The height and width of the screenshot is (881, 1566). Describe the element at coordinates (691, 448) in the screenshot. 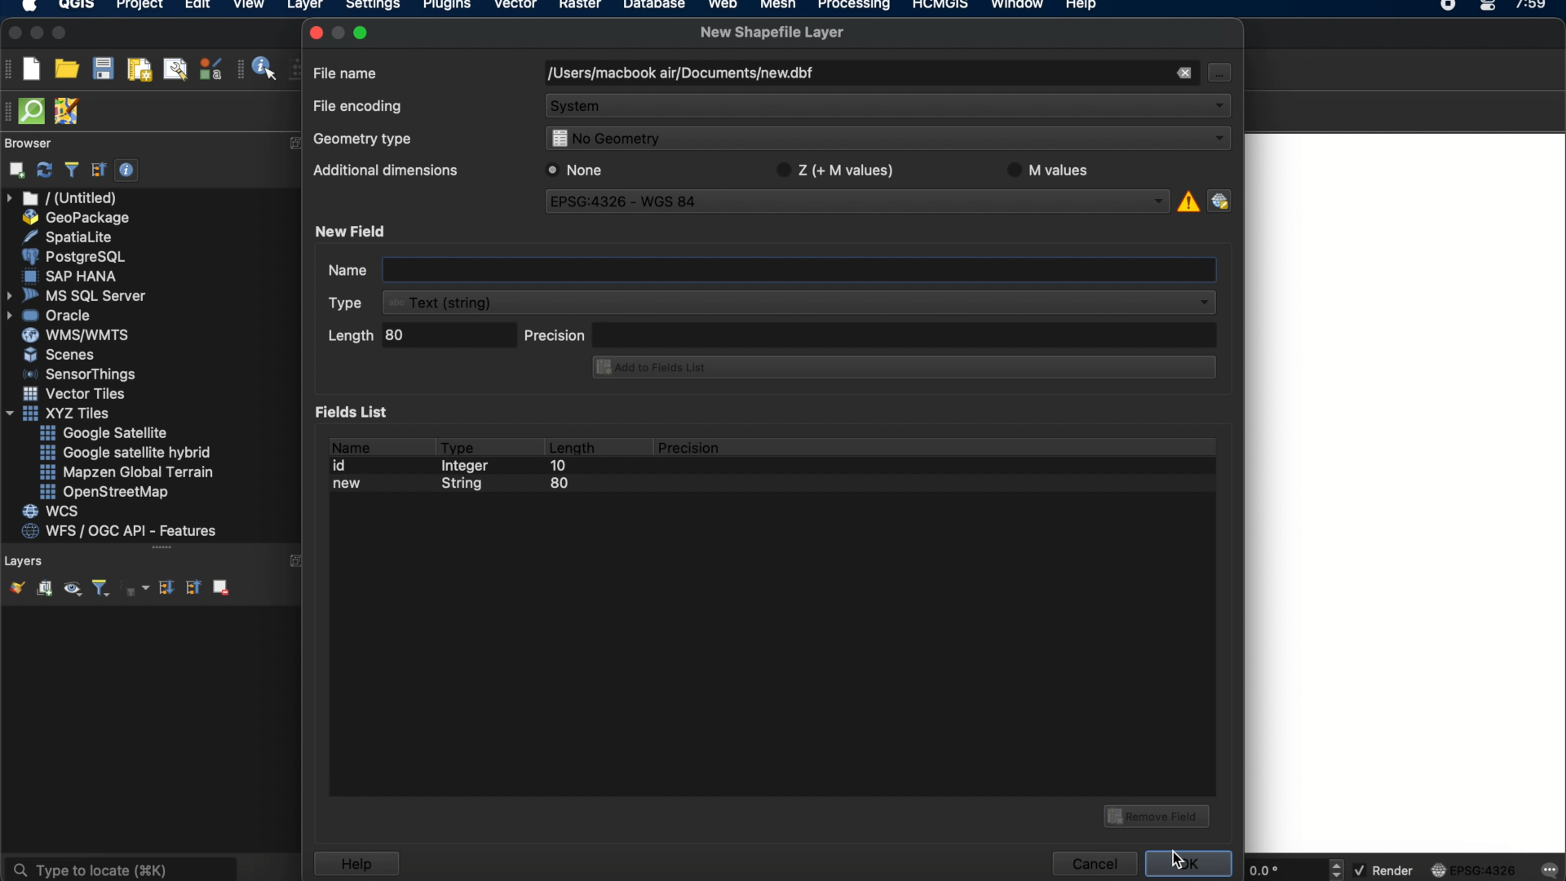

I see `precision` at that location.